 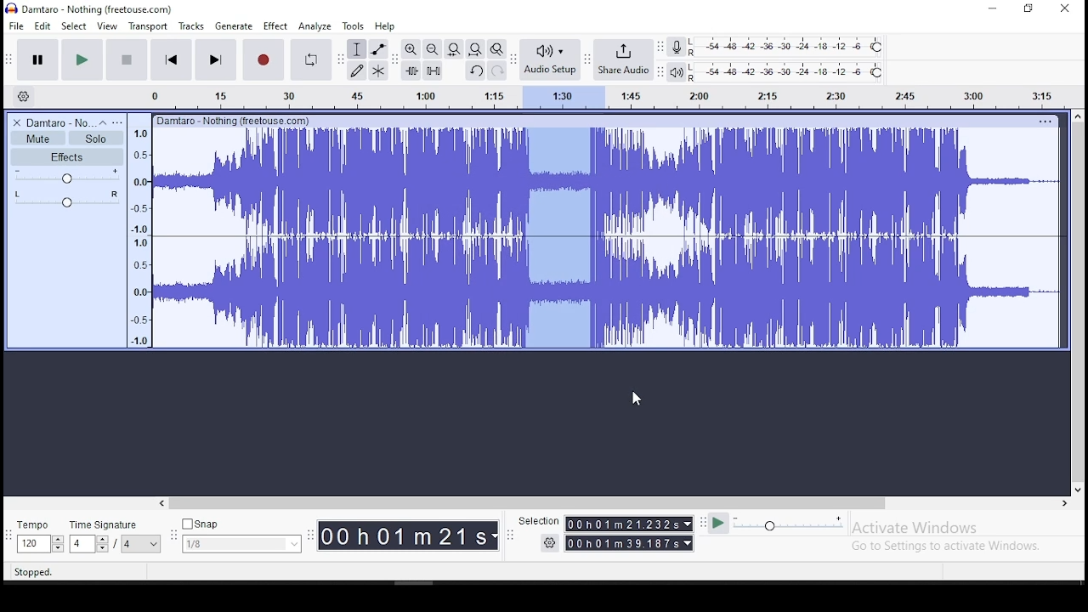 What do you see at coordinates (91, 8) in the screenshot?
I see `) Damtaro - Nothing (freetouse.com)` at bounding box center [91, 8].